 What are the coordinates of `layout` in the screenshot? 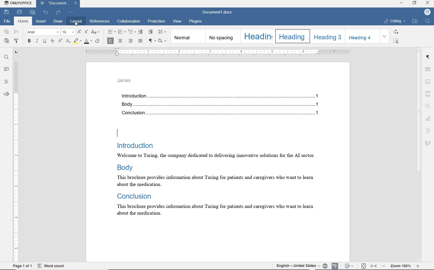 It's located at (75, 21).